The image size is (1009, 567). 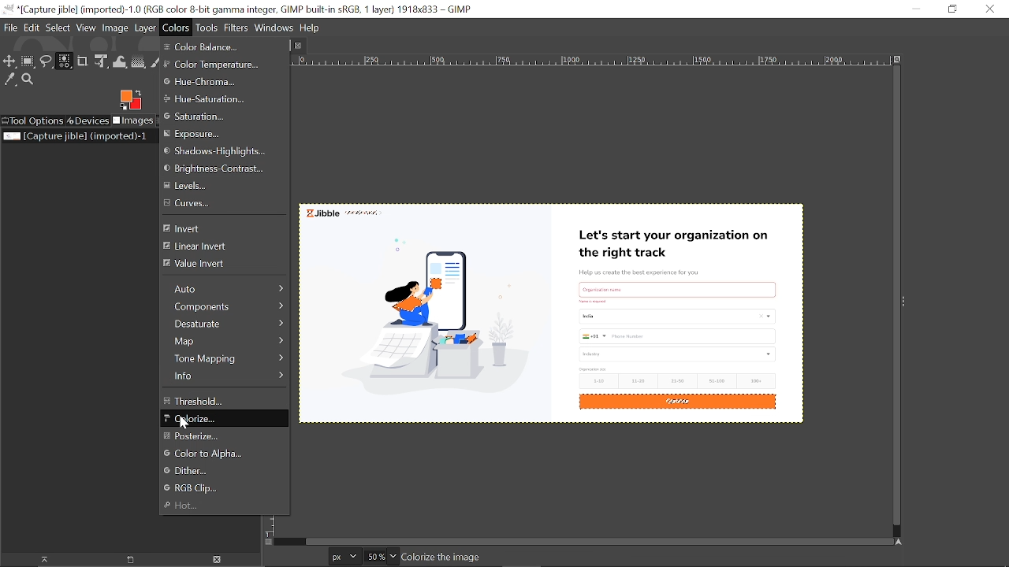 I want to click on Hue chroma, so click(x=207, y=82).